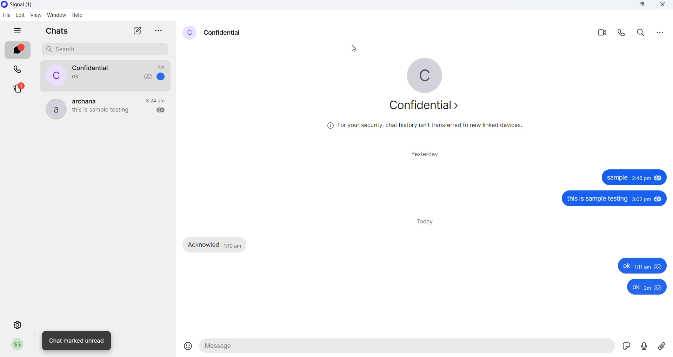 The image size is (673, 357). I want to click on security related information, so click(431, 127).